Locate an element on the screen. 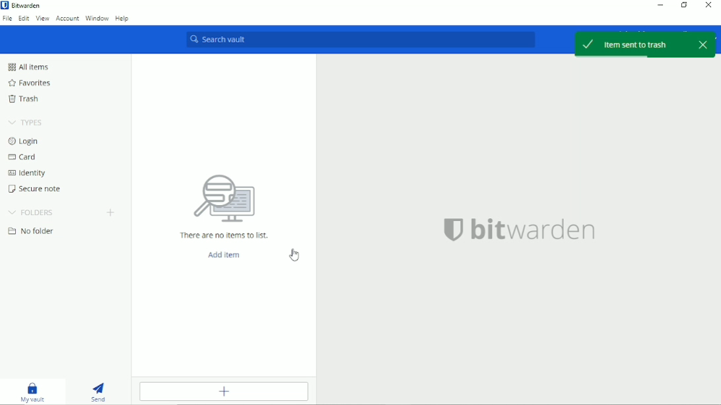 The image size is (721, 405). Add item is located at coordinates (224, 255).